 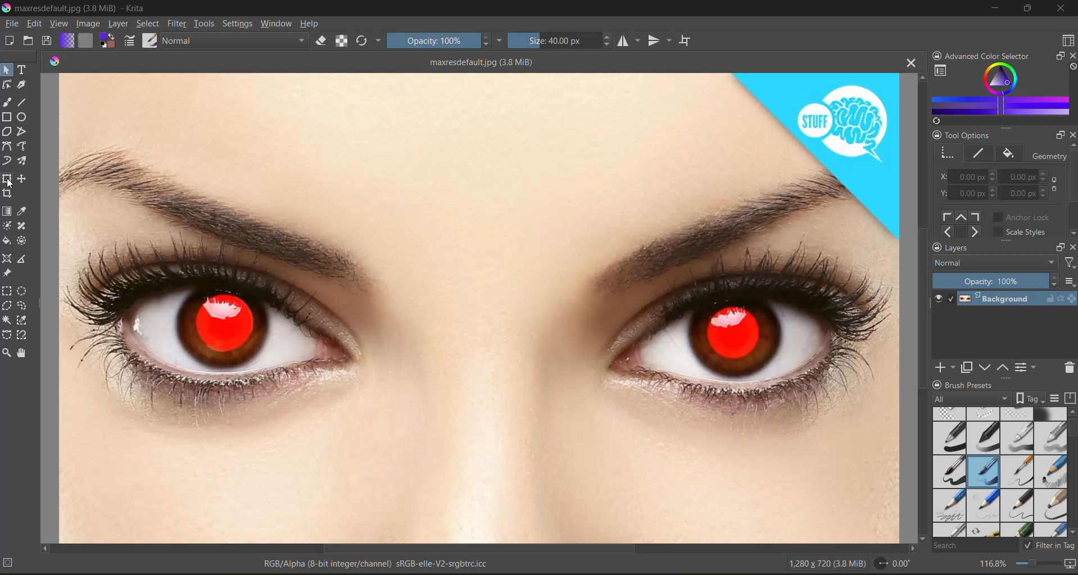 I want to click on vertical scroll bar, so click(x=921, y=307).